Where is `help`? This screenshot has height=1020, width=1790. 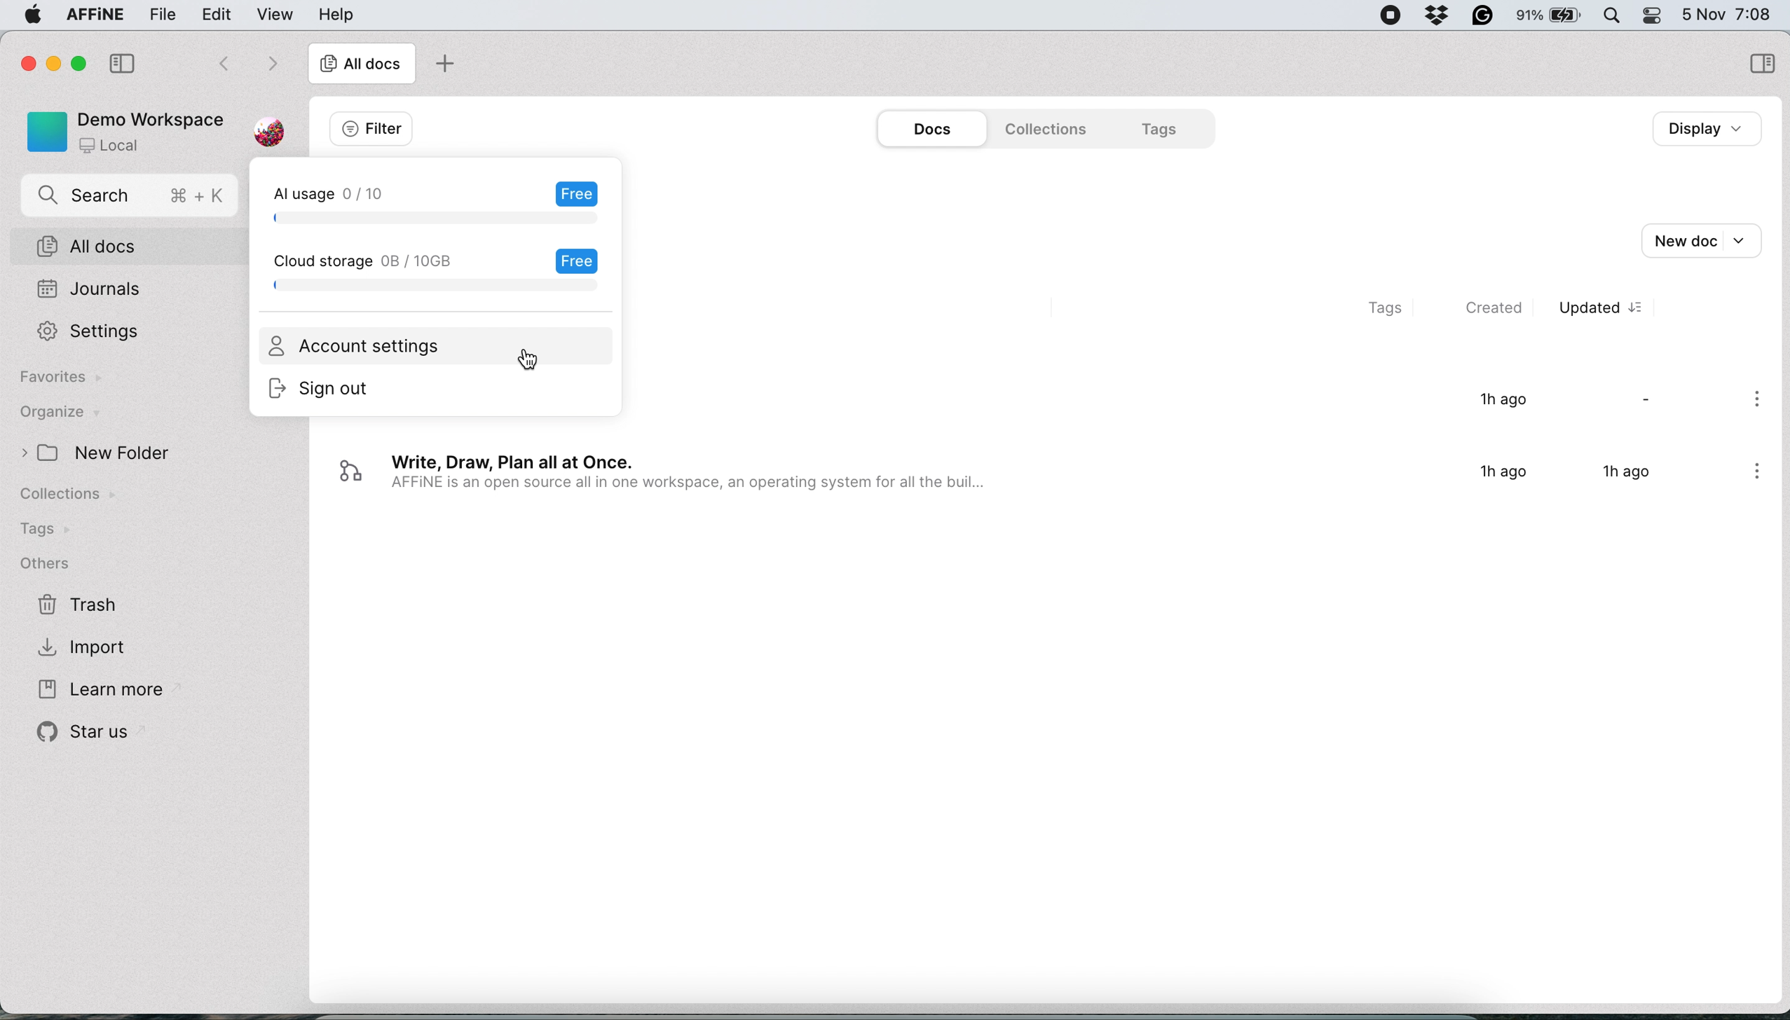
help is located at coordinates (336, 14).